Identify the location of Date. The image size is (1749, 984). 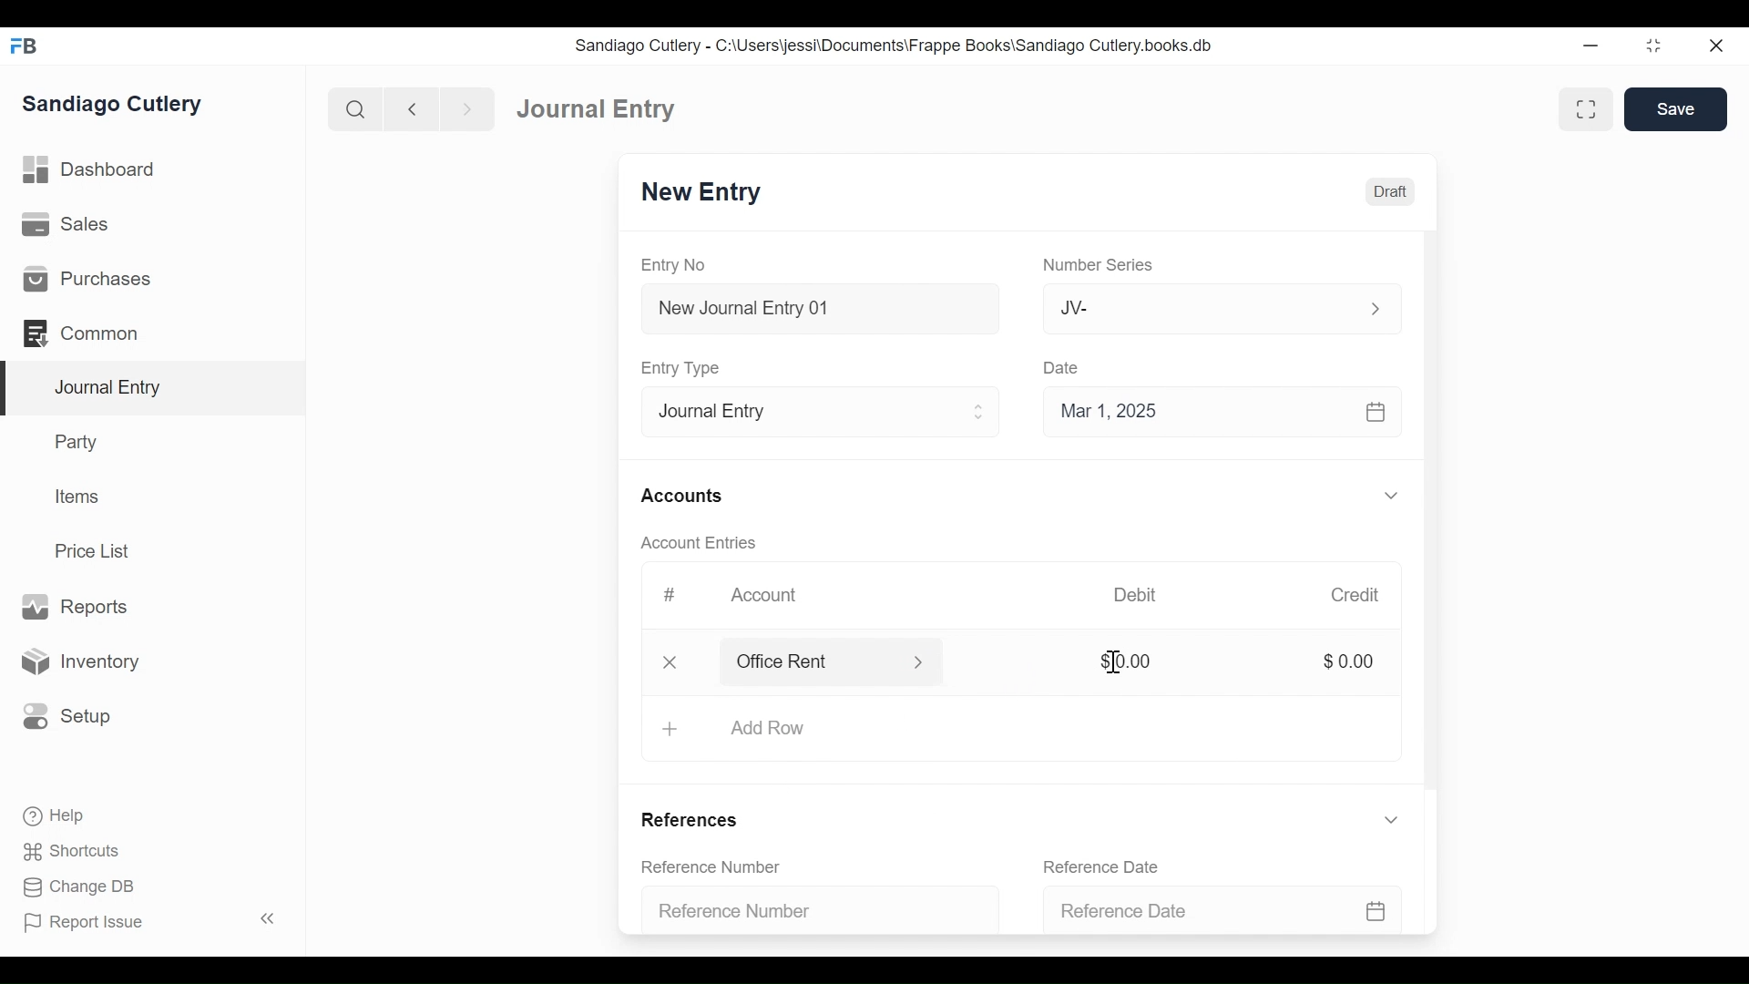
(1062, 367).